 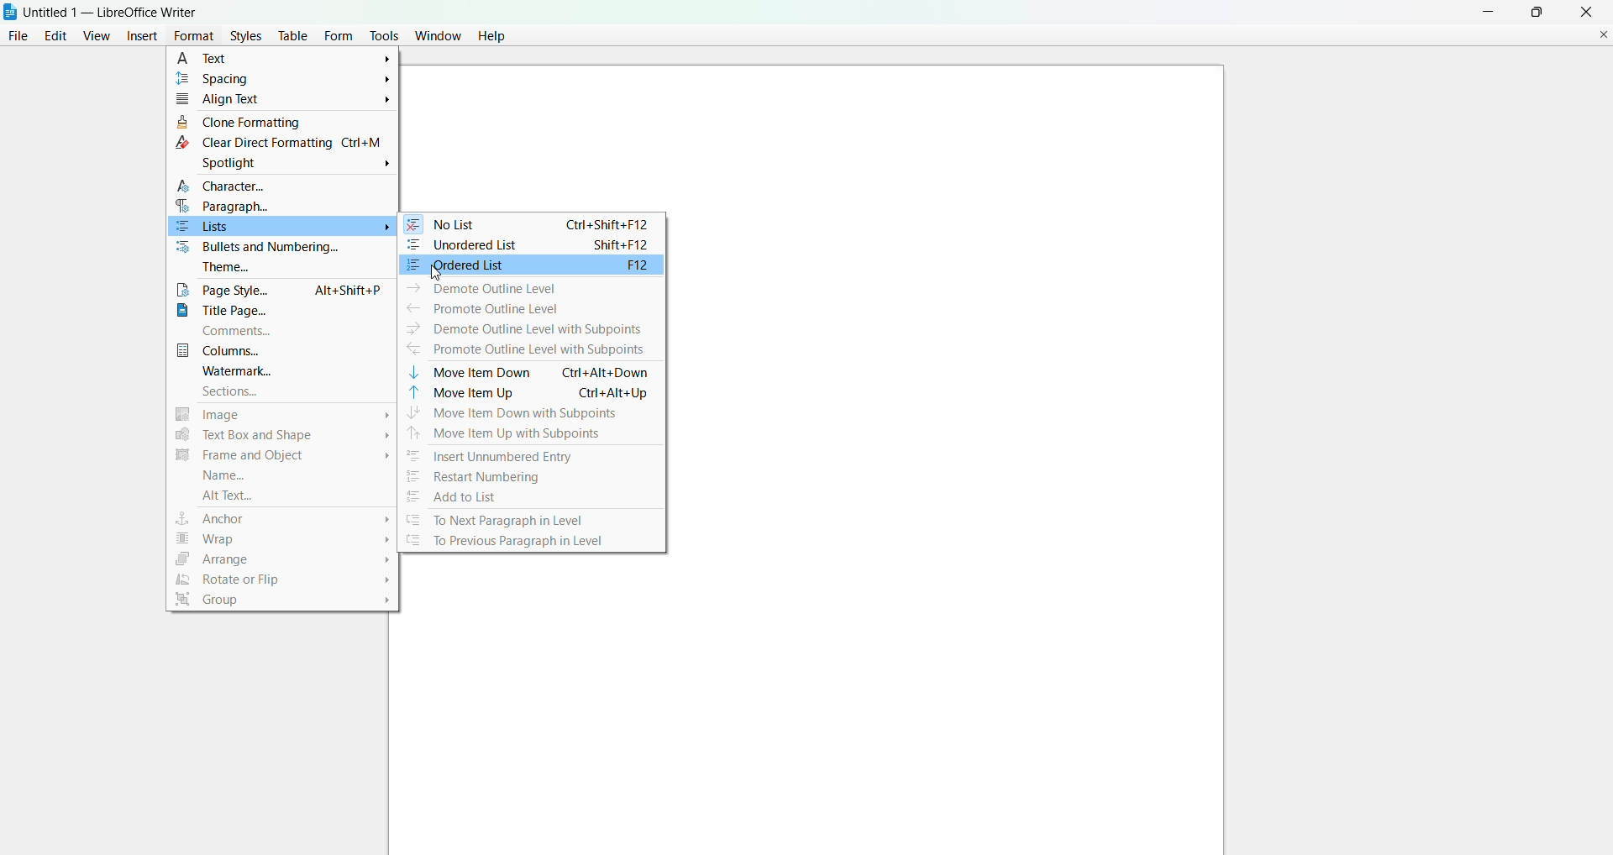 What do you see at coordinates (278, 291) in the screenshot?
I see `page style Alt+Shift+P` at bounding box center [278, 291].